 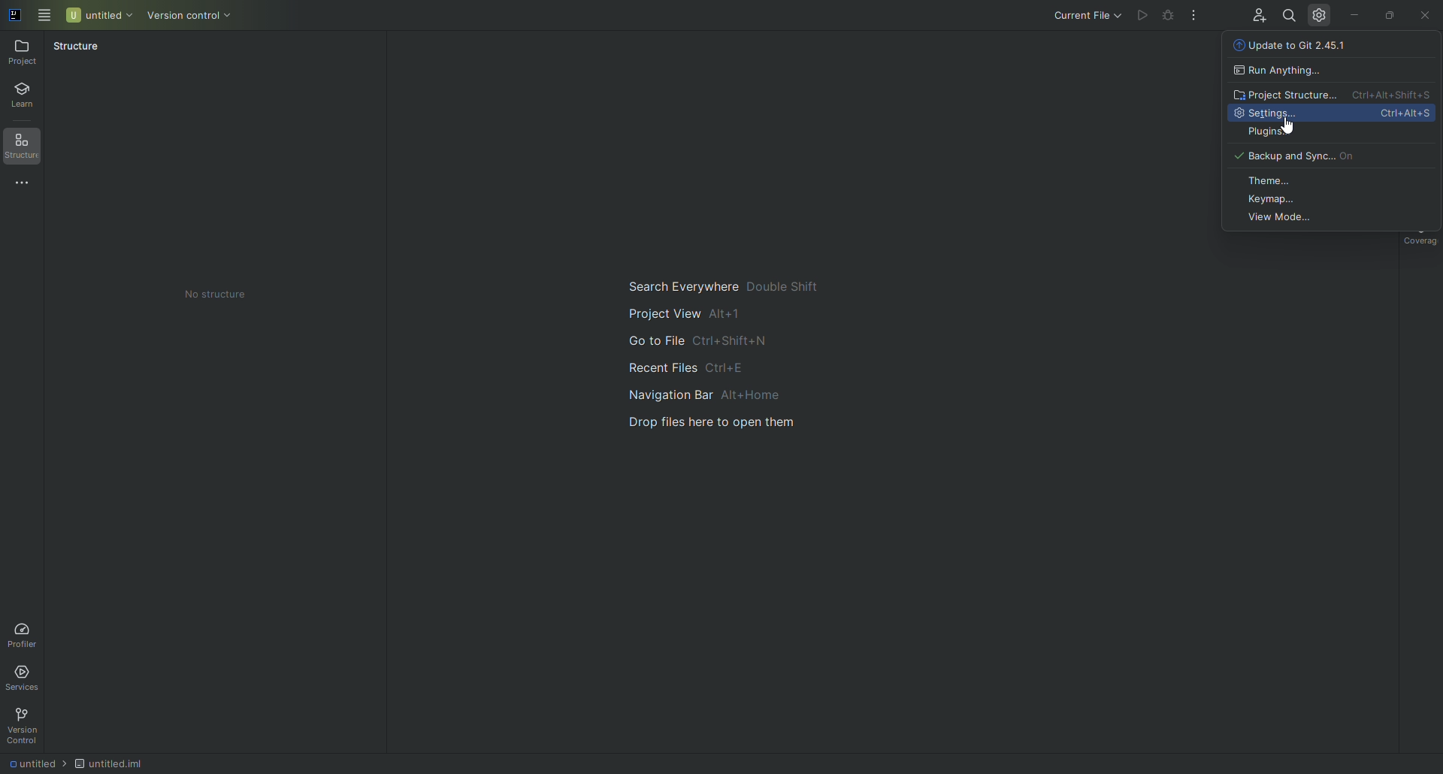 What do you see at coordinates (1289, 17) in the screenshot?
I see `Search` at bounding box center [1289, 17].